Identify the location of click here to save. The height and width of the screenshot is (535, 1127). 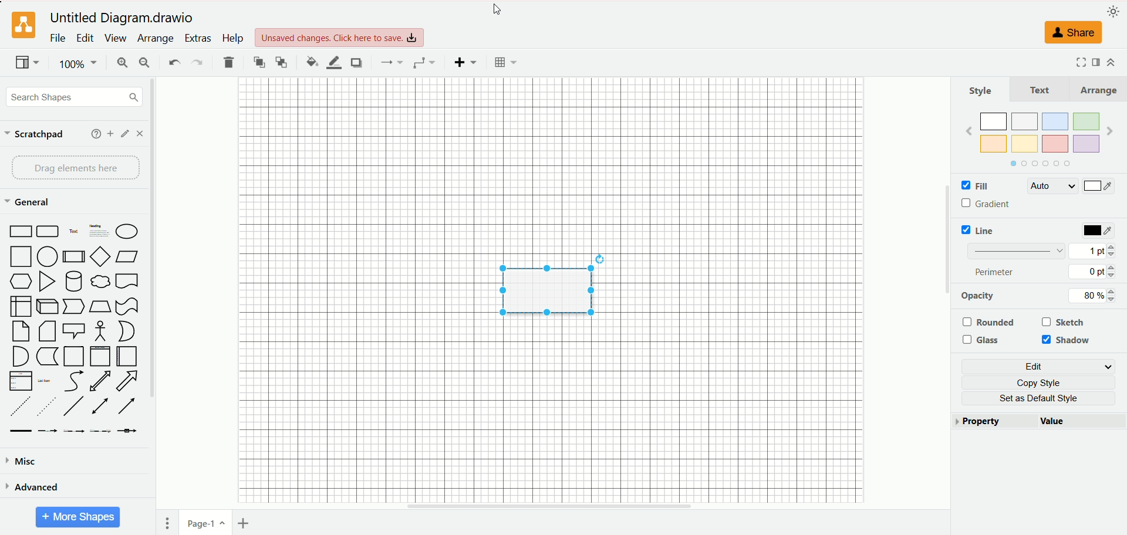
(340, 38).